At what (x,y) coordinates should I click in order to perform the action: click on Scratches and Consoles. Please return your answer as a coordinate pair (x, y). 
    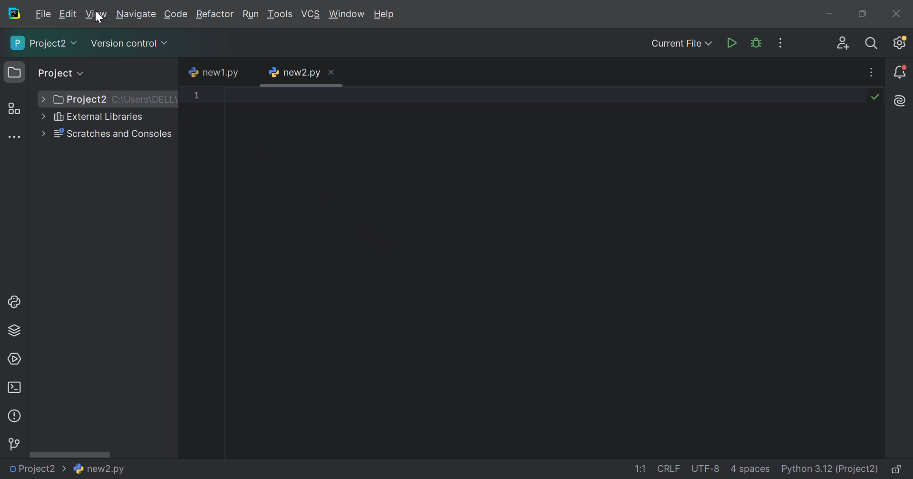
    Looking at the image, I should click on (114, 134).